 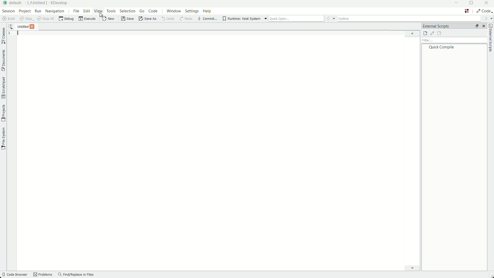 What do you see at coordinates (3, 88) in the screenshot?
I see `scratchpad` at bounding box center [3, 88].